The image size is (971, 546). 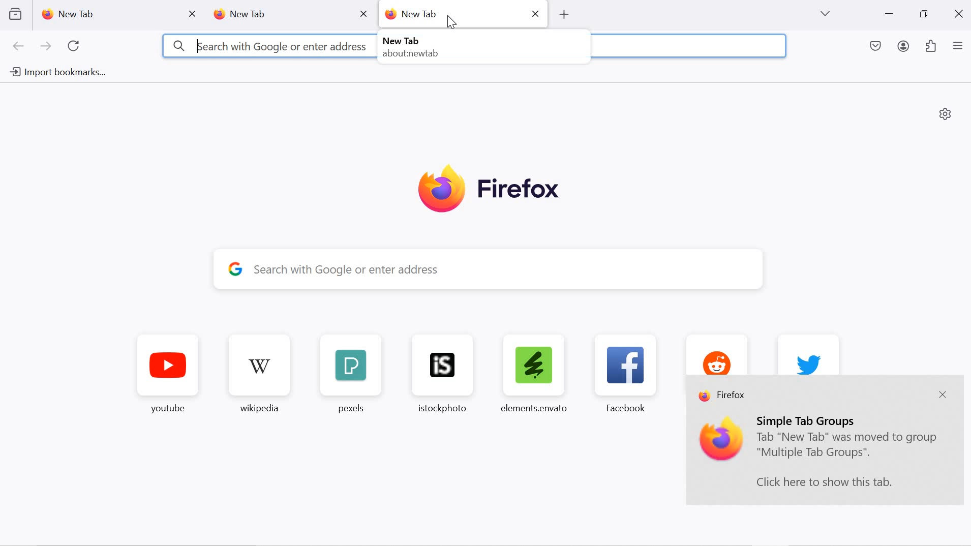 What do you see at coordinates (946, 113) in the screenshot?
I see `personalize new tab` at bounding box center [946, 113].